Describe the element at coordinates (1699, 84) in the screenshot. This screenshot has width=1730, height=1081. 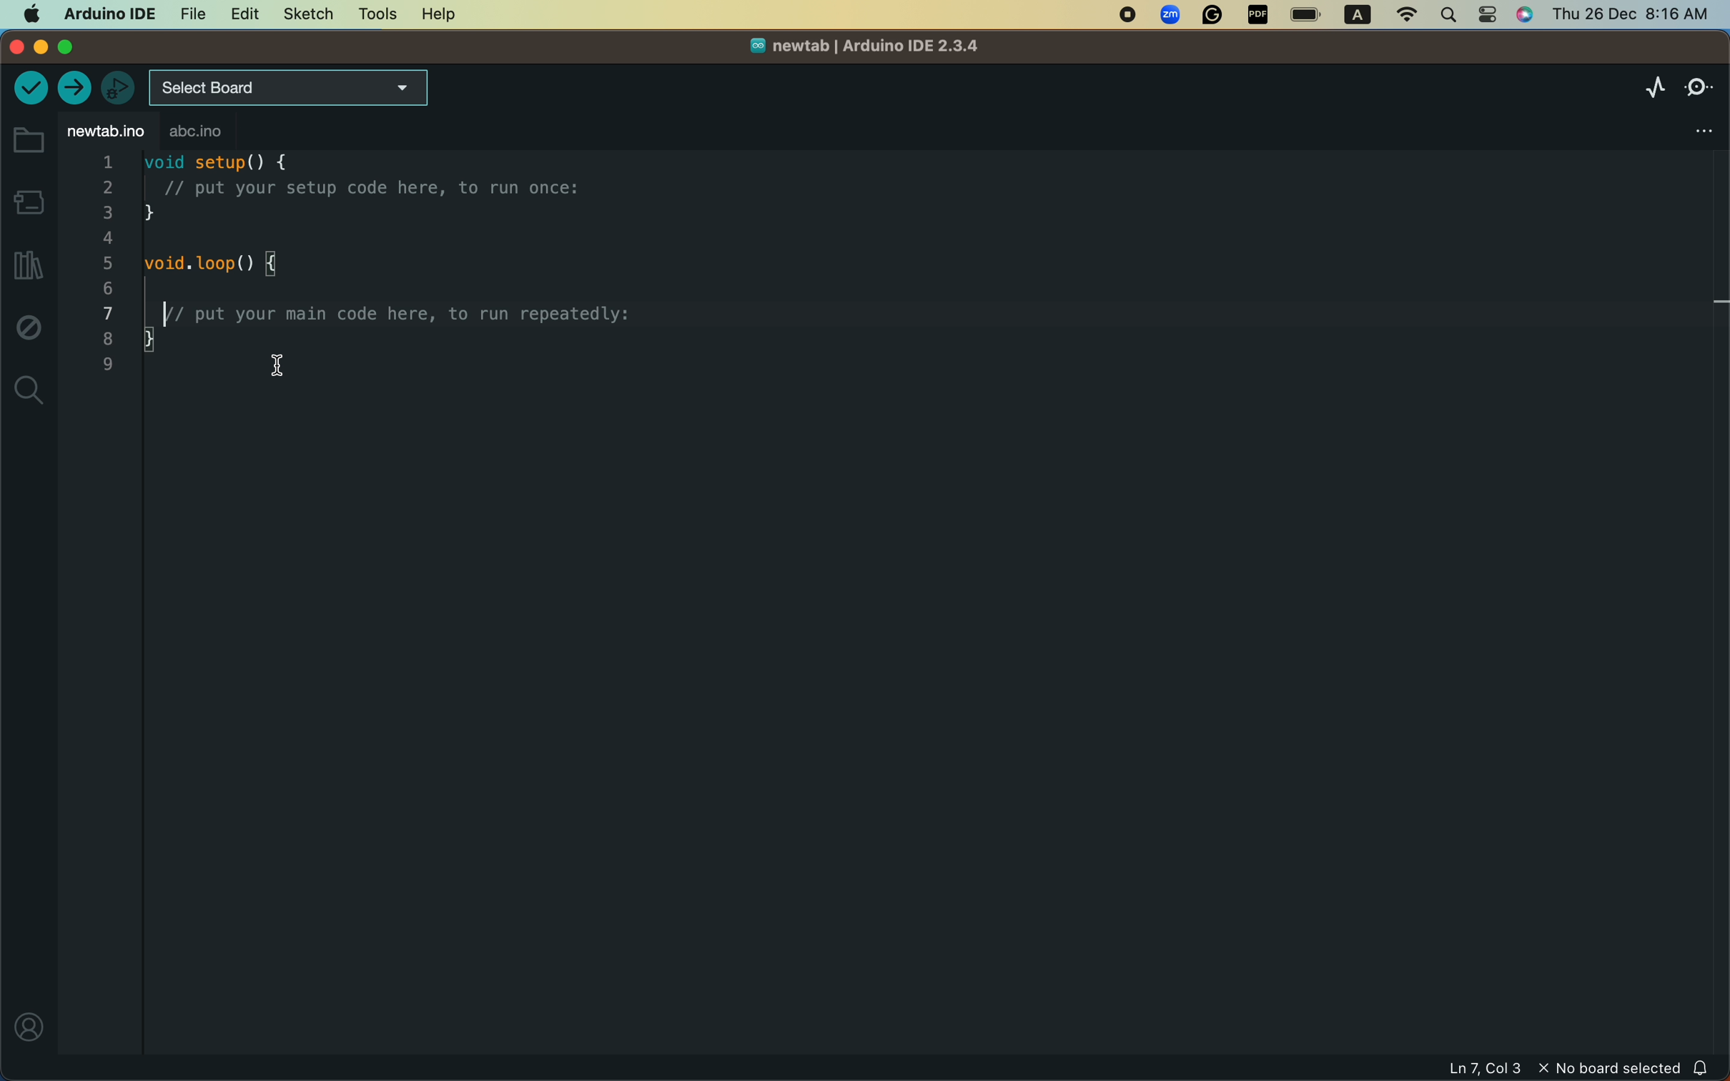
I see `serial monitor` at that location.